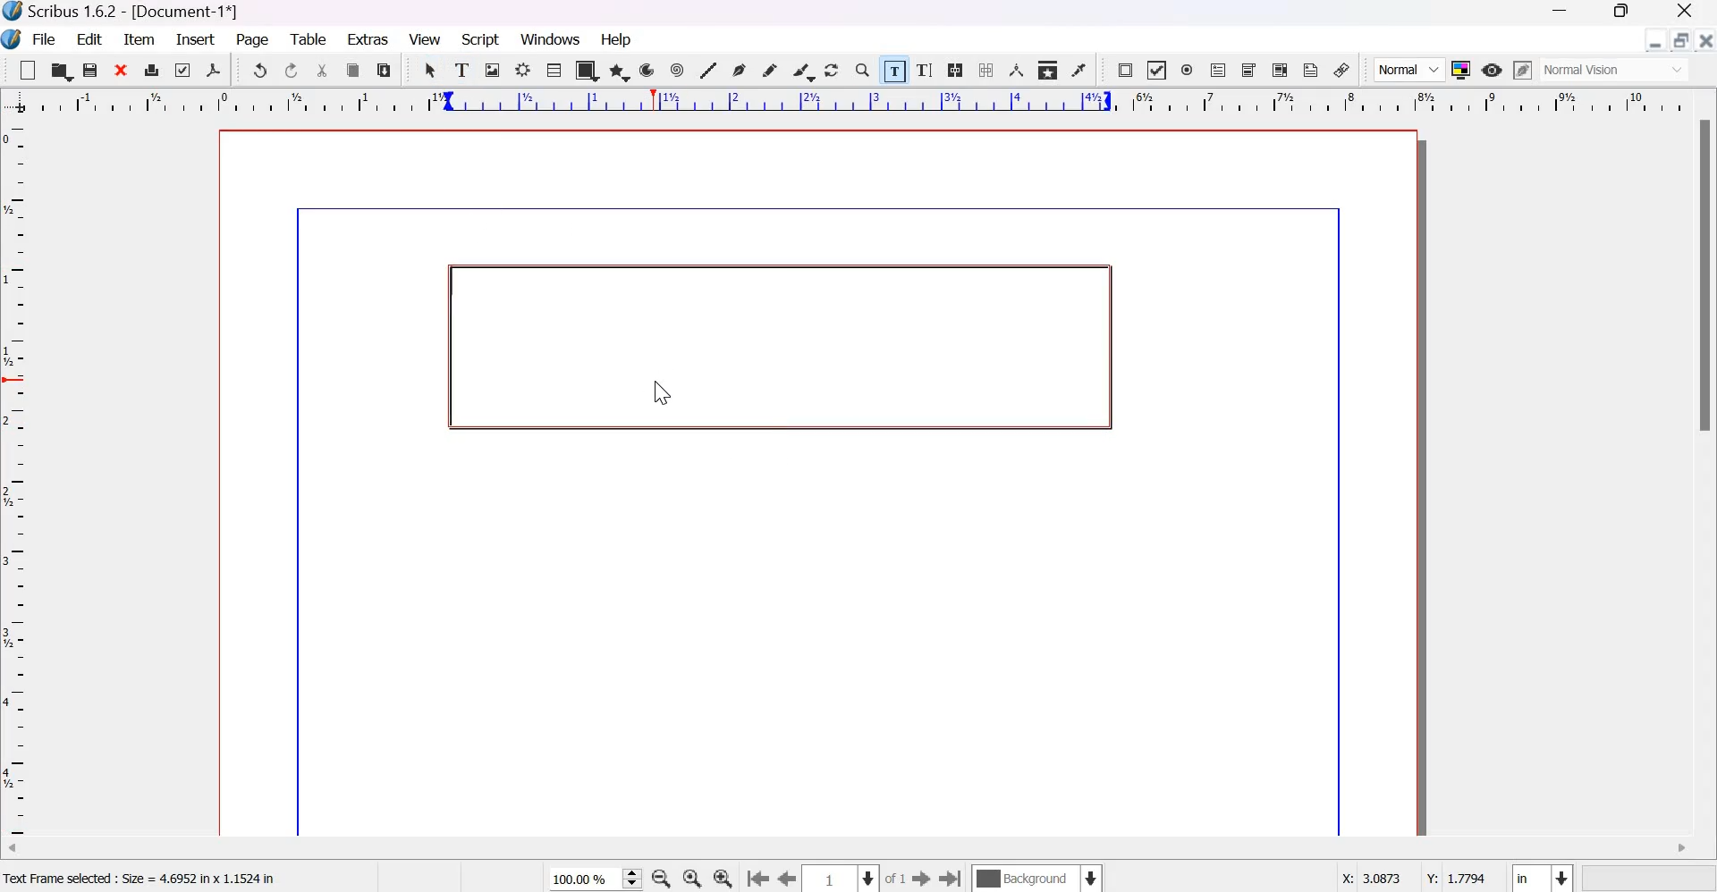  What do you see at coordinates (1523, 70) in the screenshot?
I see `edit in preview mode` at bounding box center [1523, 70].